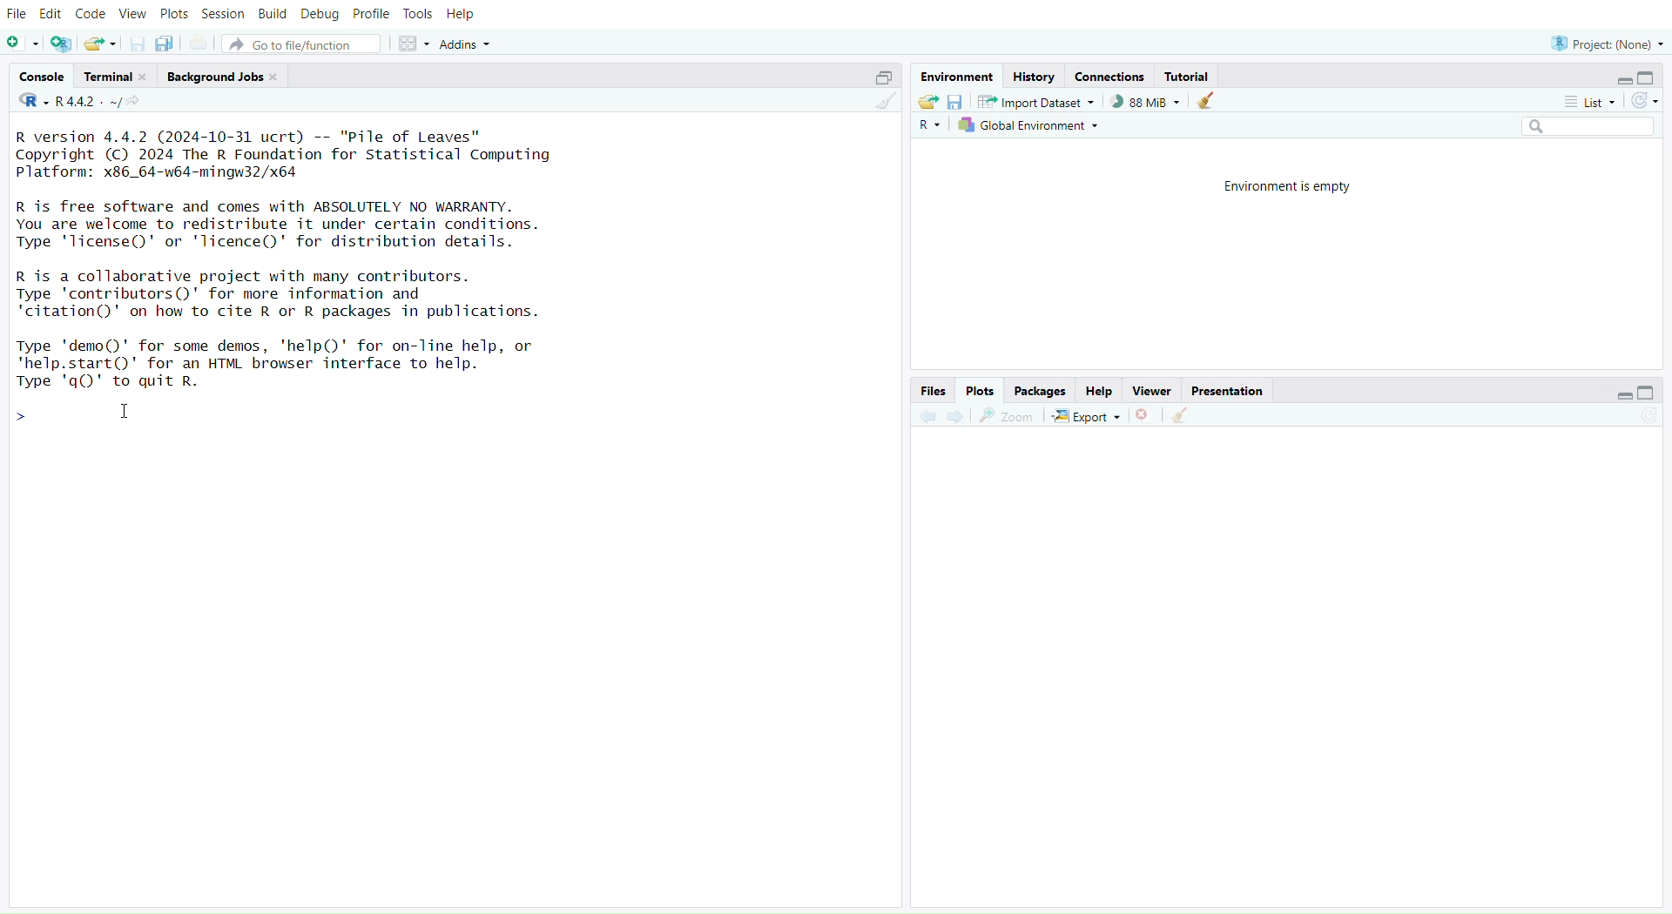 The image size is (1672, 914). I want to click on export, so click(1089, 416).